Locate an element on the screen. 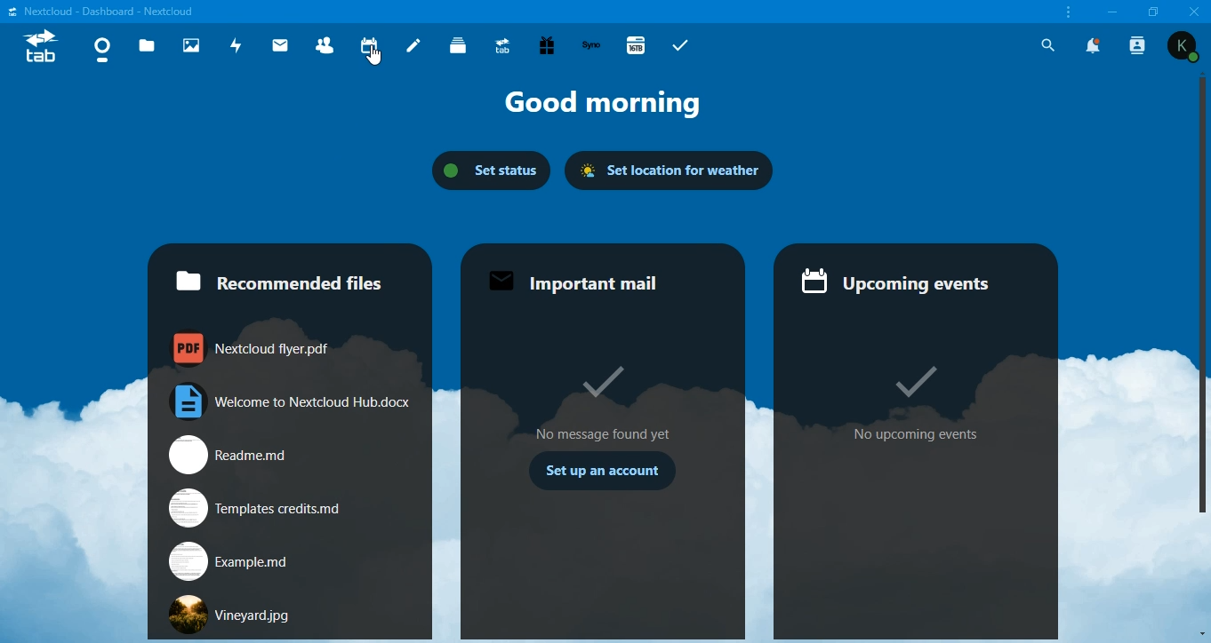  tasks is located at coordinates (685, 44).